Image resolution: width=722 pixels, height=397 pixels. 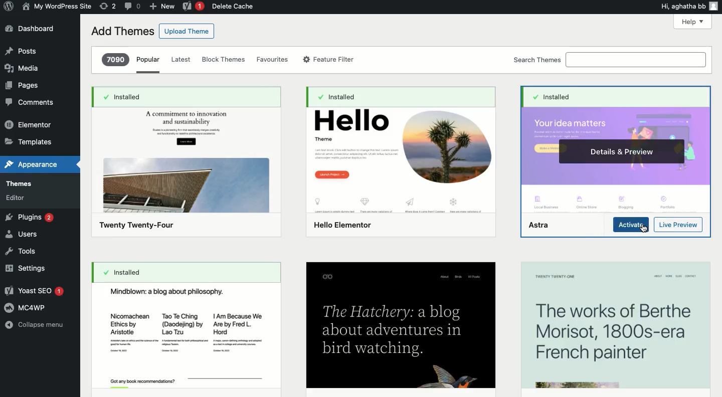 What do you see at coordinates (31, 163) in the screenshot?
I see `Appearance` at bounding box center [31, 163].